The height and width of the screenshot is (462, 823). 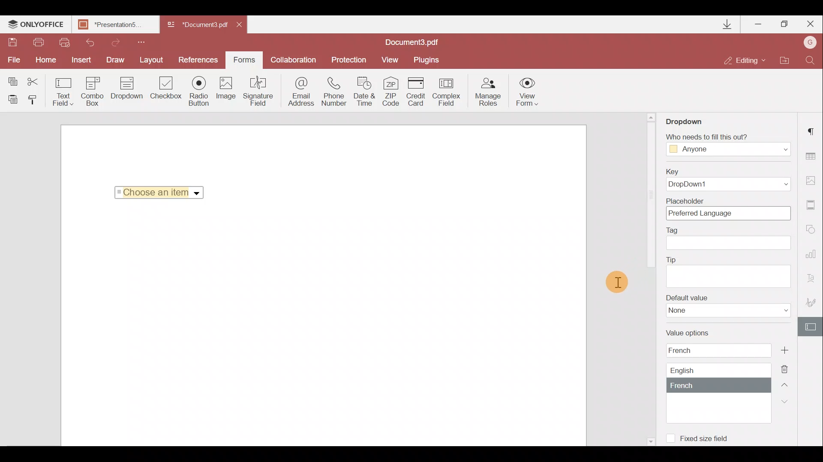 What do you see at coordinates (787, 401) in the screenshot?
I see `Down` at bounding box center [787, 401].